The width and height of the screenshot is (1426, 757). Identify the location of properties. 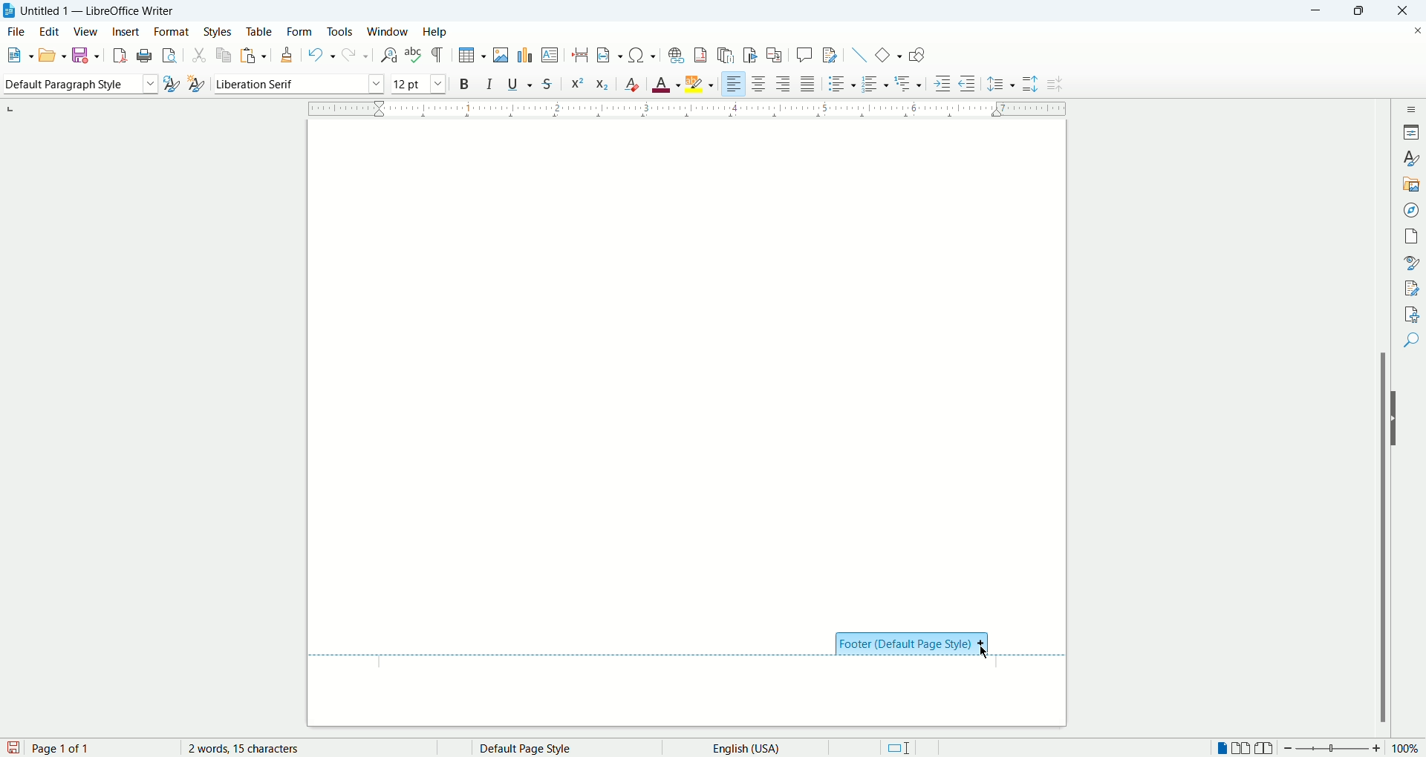
(1413, 131).